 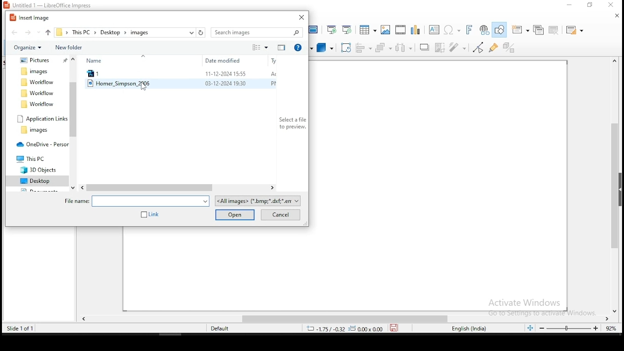 What do you see at coordinates (260, 47) in the screenshot?
I see `view` at bounding box center [260, 47].